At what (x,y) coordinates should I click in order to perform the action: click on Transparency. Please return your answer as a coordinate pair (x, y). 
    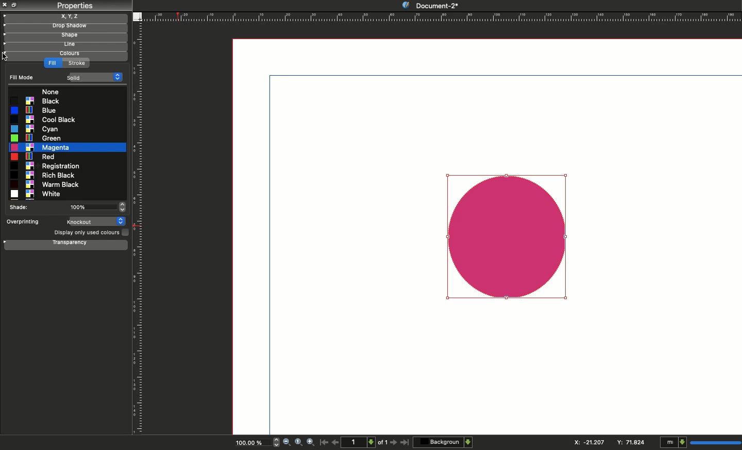
    Looking at the image, I should click on (63, 246).